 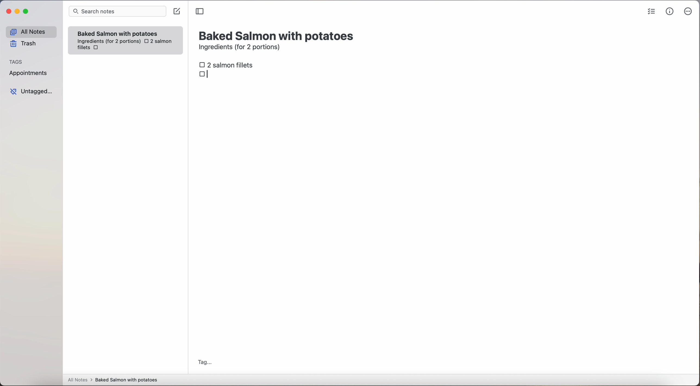 What do you see at coordinates (689, 12) in the screenshot?
I see `more options` at bounding box center [689, 12].